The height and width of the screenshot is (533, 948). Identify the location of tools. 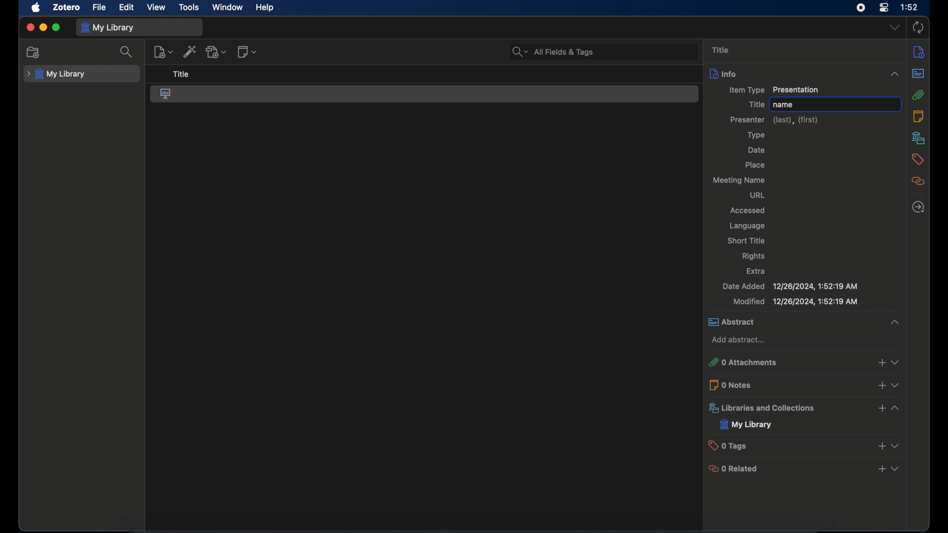
(189, 7).